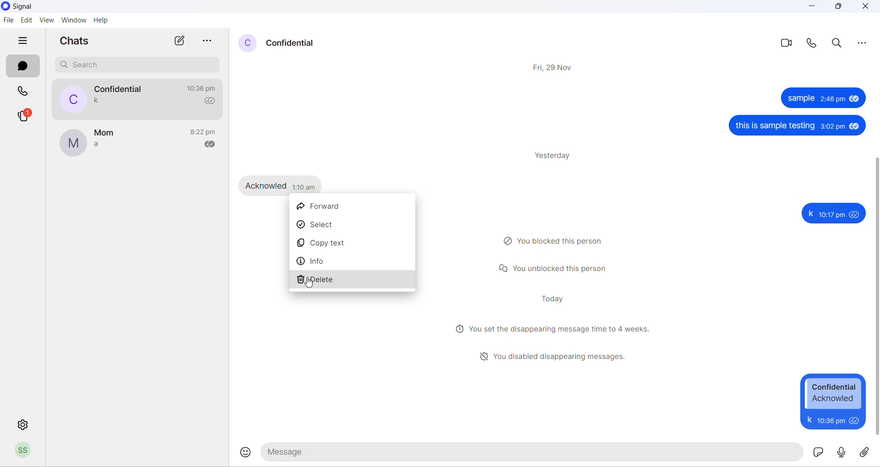 The width and height of the screenshot is (880, 467). What do you see at coordinates (353, 240) in the screenshot?
I see `copy text ` at bounding box center [353, 240].